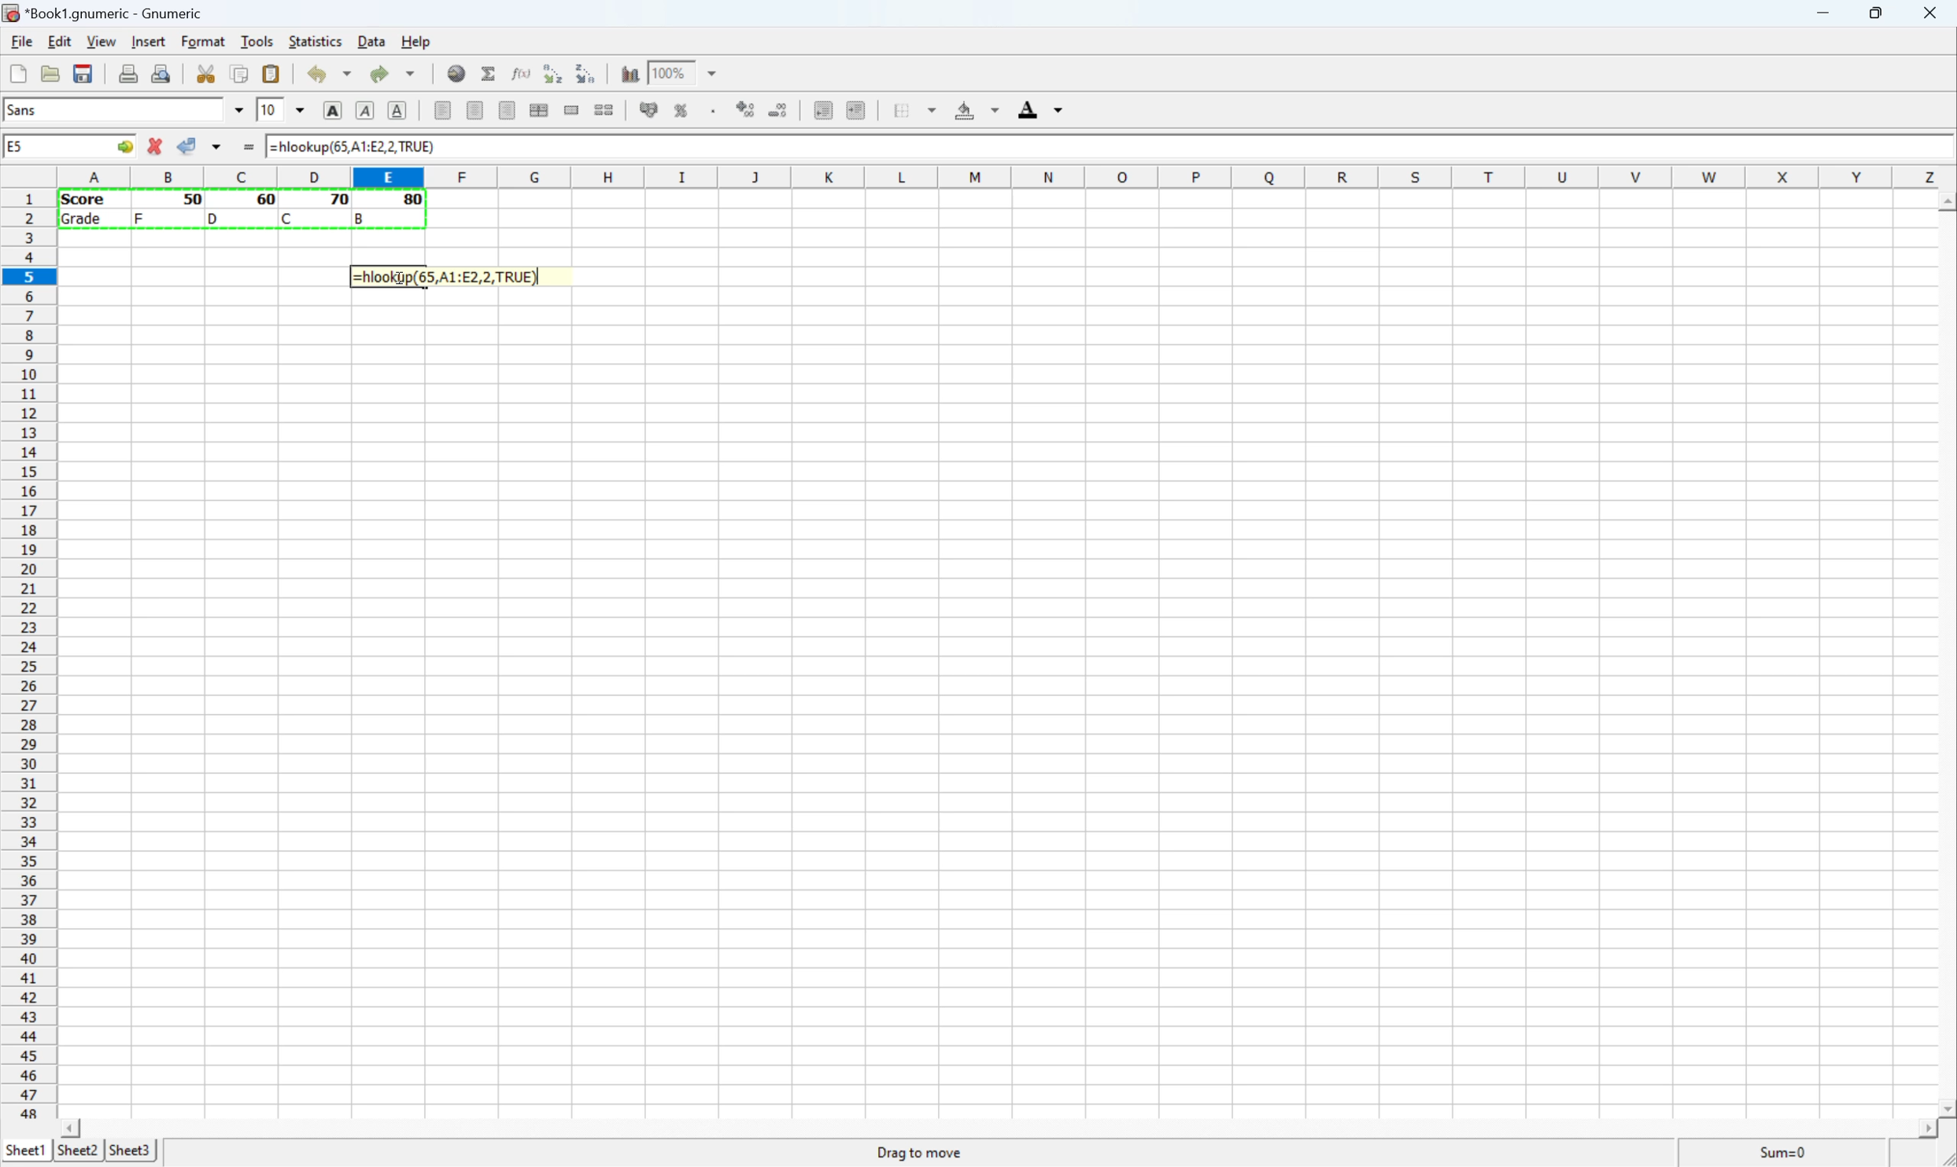 This screenshot has height=1167, width=1957. Describe the element at coordinates (66, 1125) in the screenshot. I see `Scroll Left` at that location.